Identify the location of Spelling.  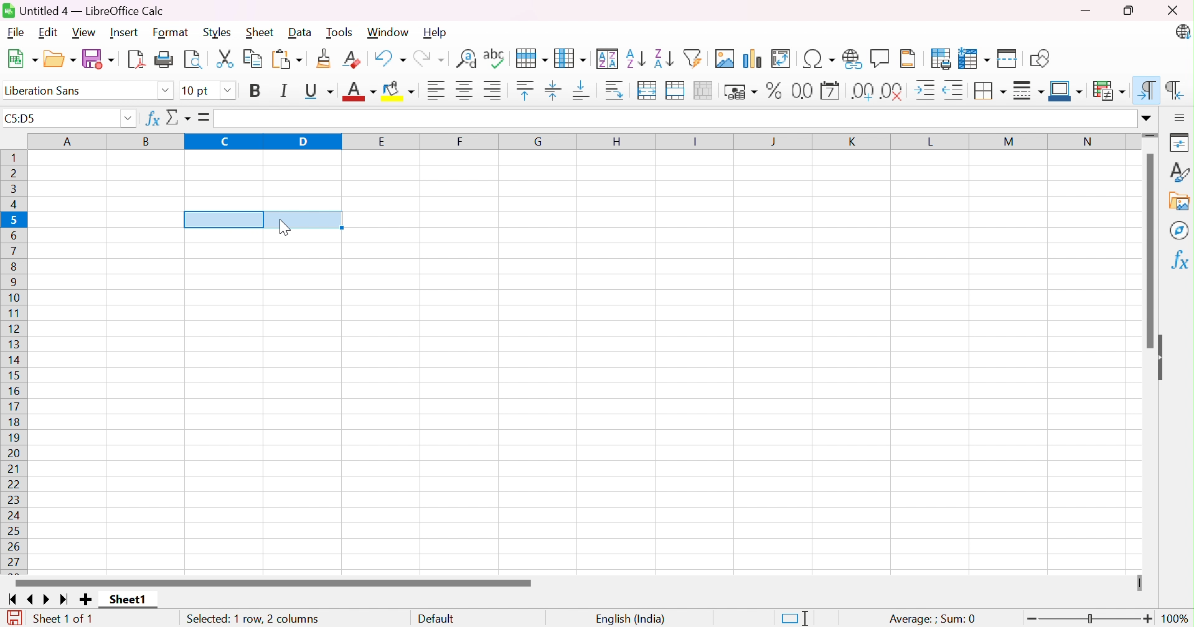
(494, 58).